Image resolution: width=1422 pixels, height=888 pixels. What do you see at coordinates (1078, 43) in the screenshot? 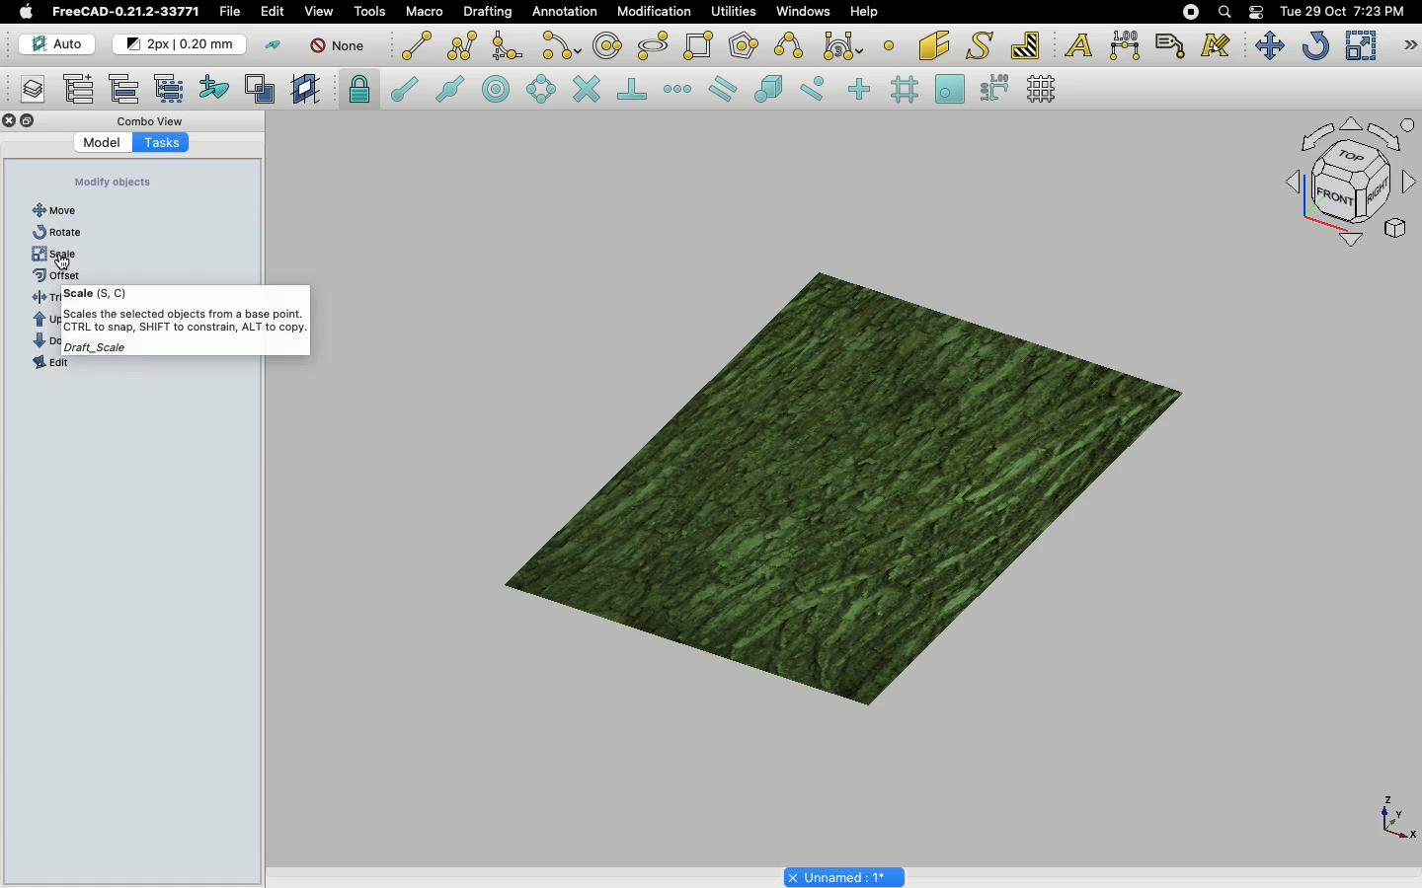
I see `Text` at bounding box center [1078, 43].